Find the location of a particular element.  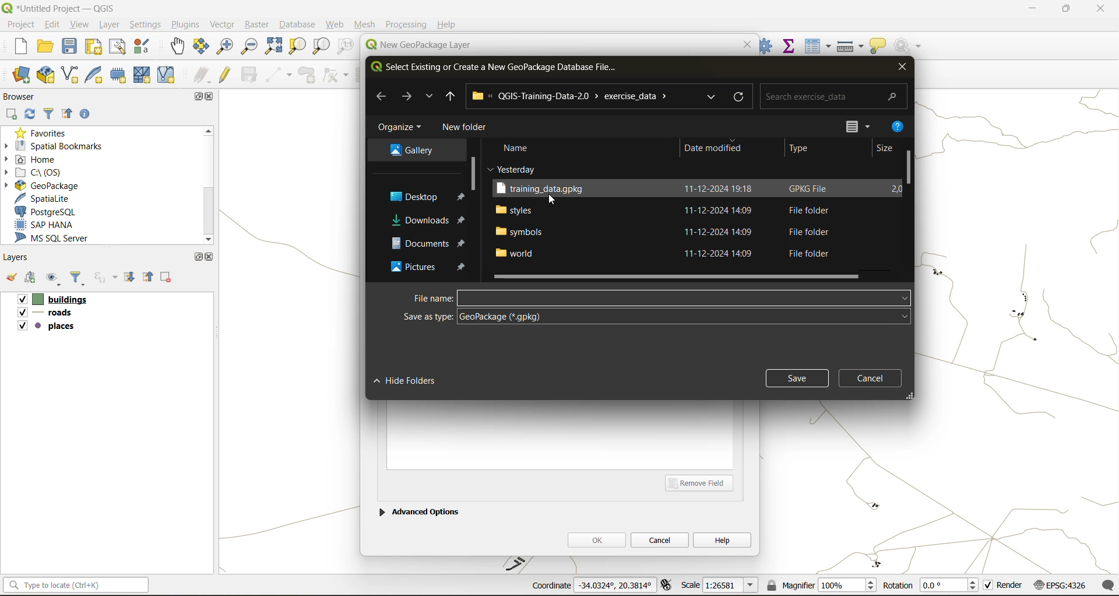

back is located at coordinates (382, 96).